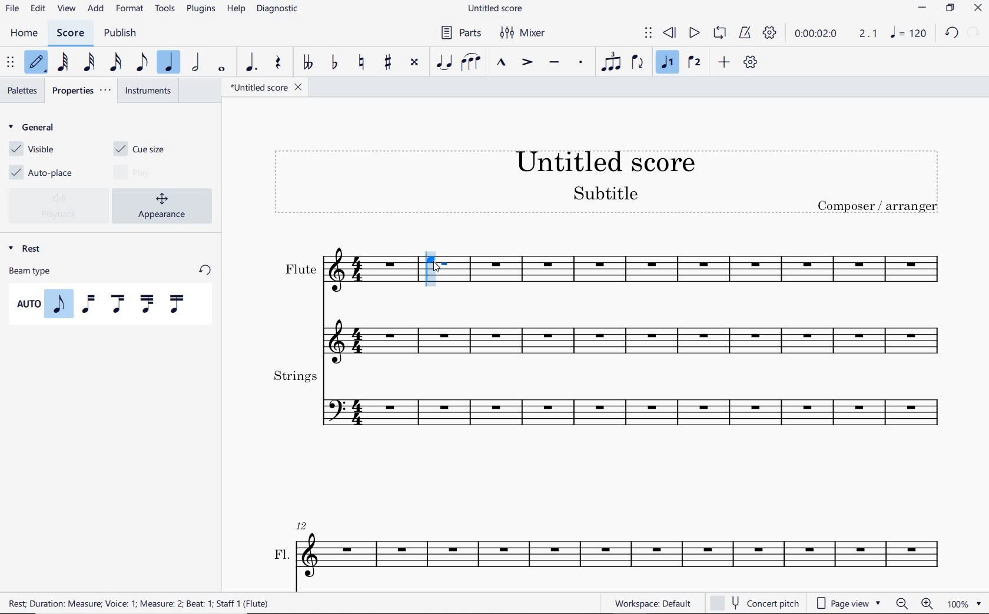  What do you see at coordinates (847, 602) in the screenshot?
I see `page view` at bounding box center [847, 602].